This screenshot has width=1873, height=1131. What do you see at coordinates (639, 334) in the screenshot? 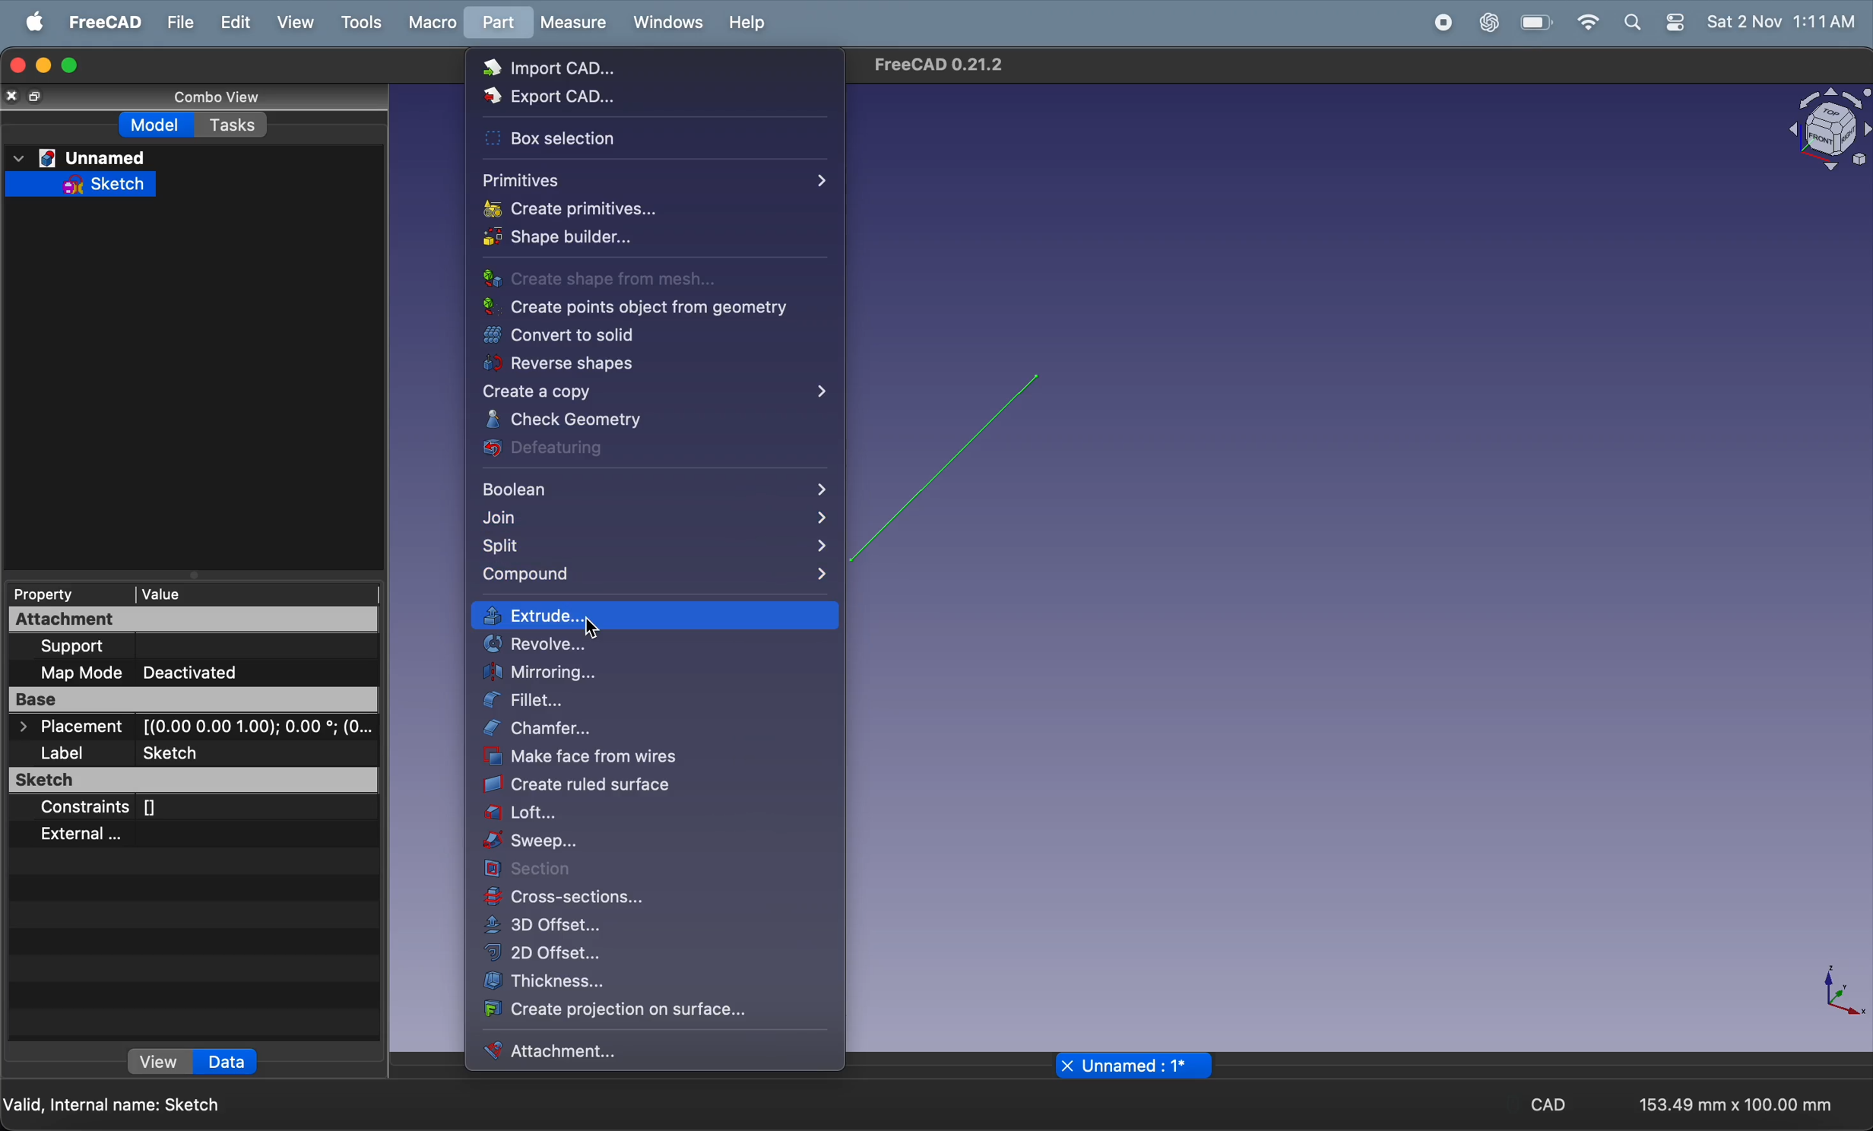
I see `convert to solid` at bounding box center [639, 334].